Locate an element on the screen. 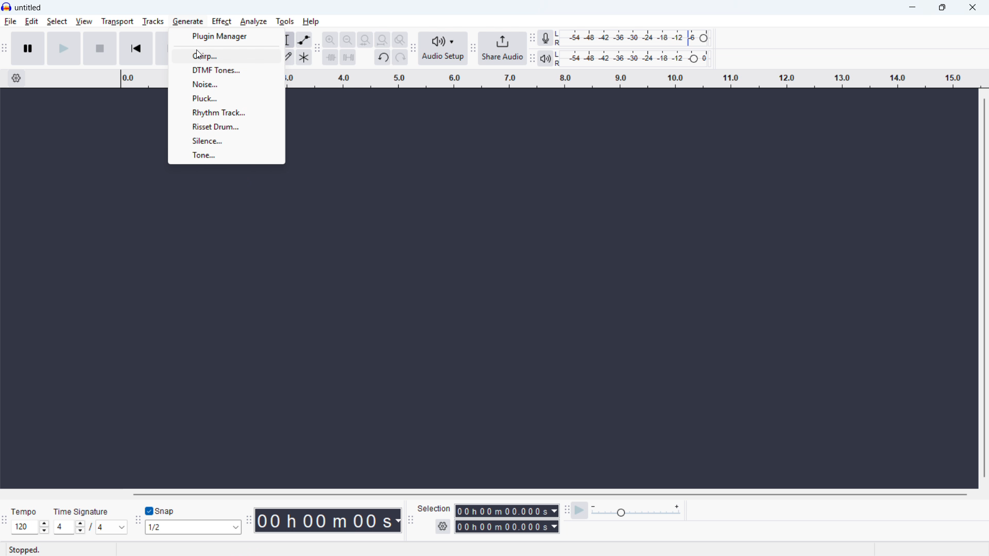 This screenshot has height=556, width=989. Time signature is located at coordinates (82, 511).